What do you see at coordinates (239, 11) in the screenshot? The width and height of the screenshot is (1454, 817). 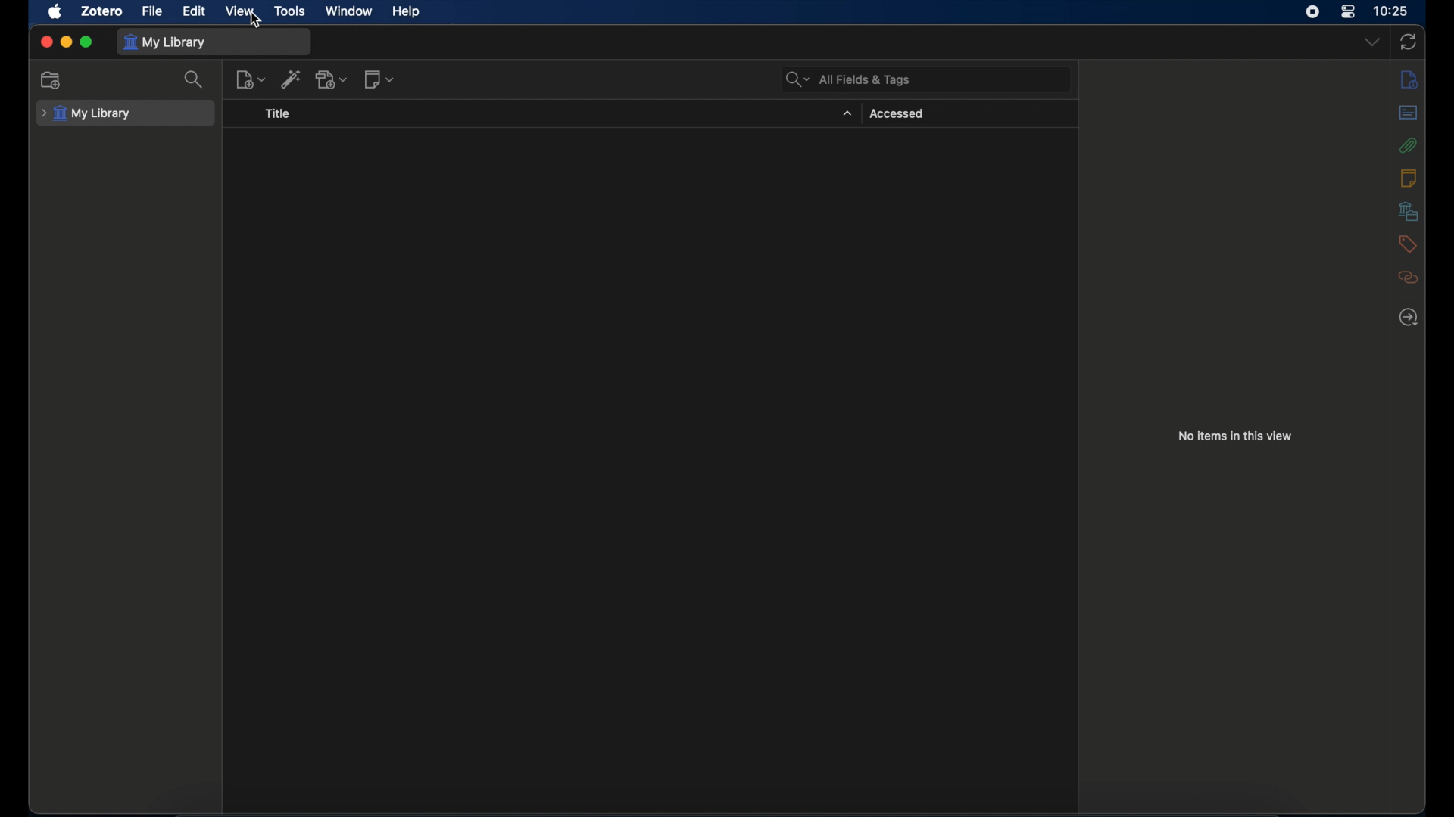 I see `view` at bounding box center [239, 11].